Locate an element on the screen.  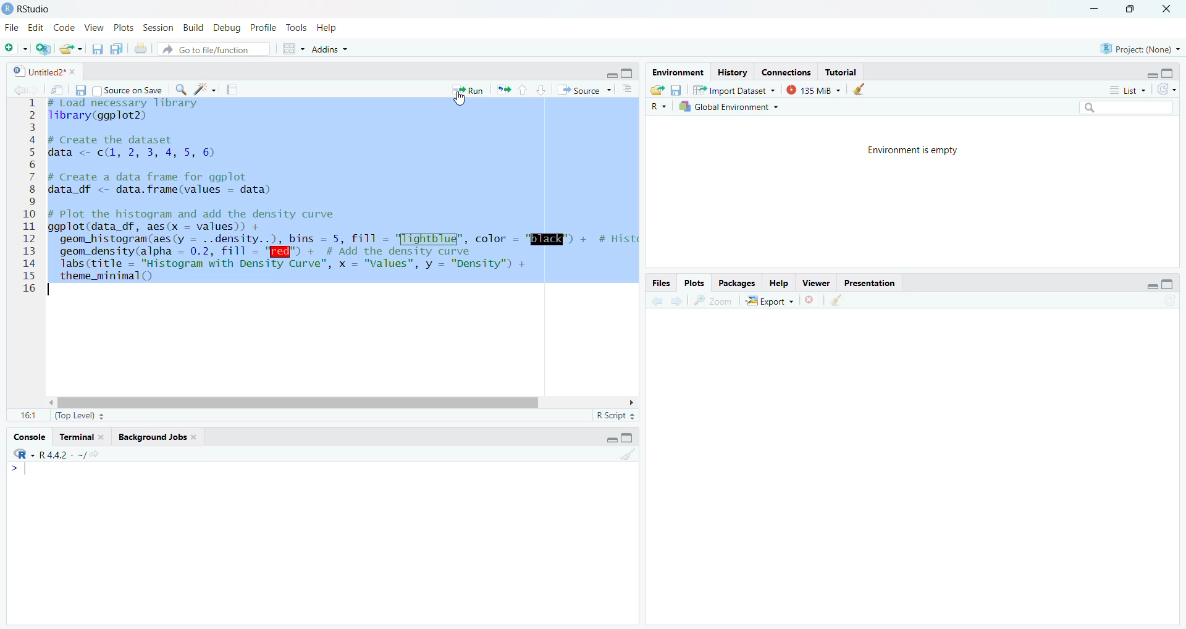
close is located at coordinates (195, 437).